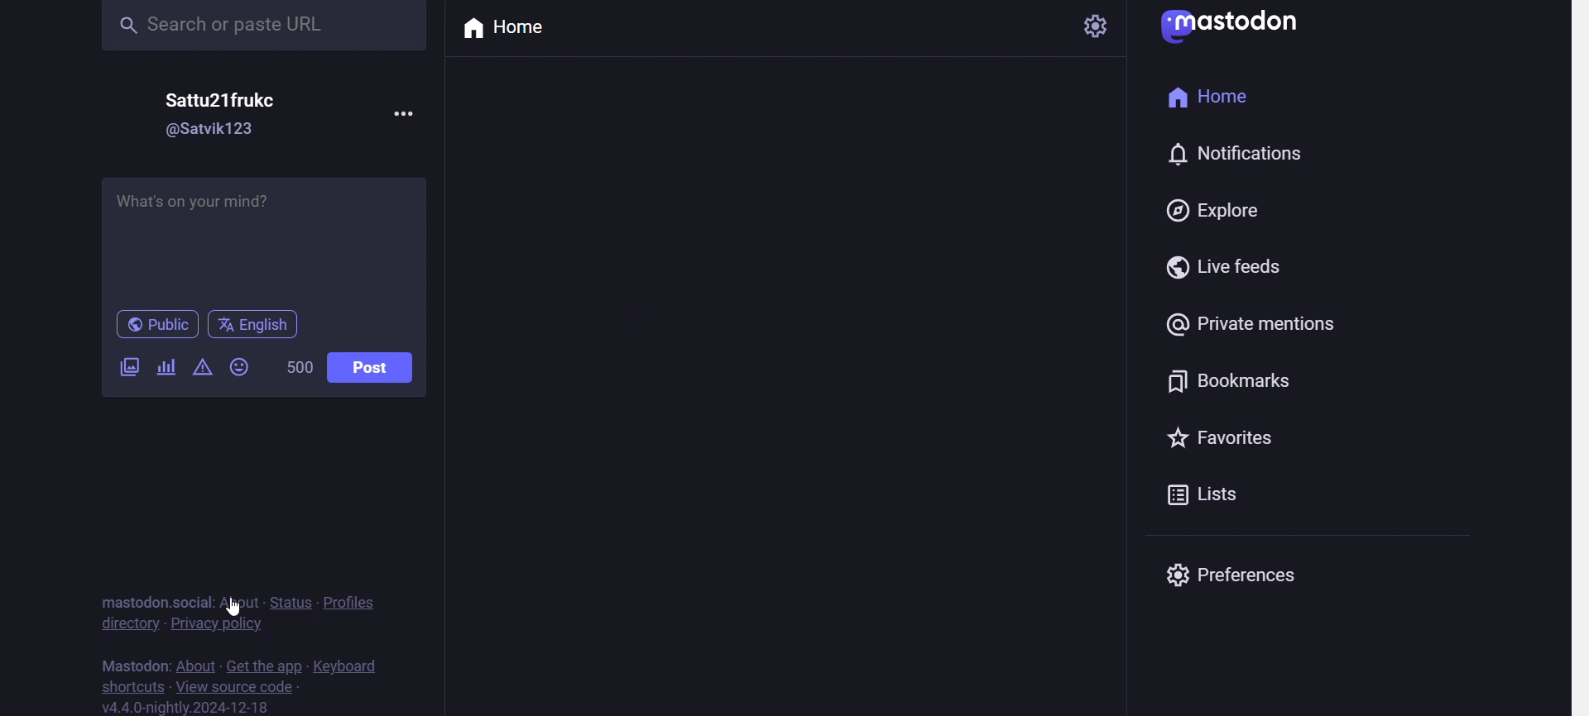  I want to click on explore, so click(1217, 211).